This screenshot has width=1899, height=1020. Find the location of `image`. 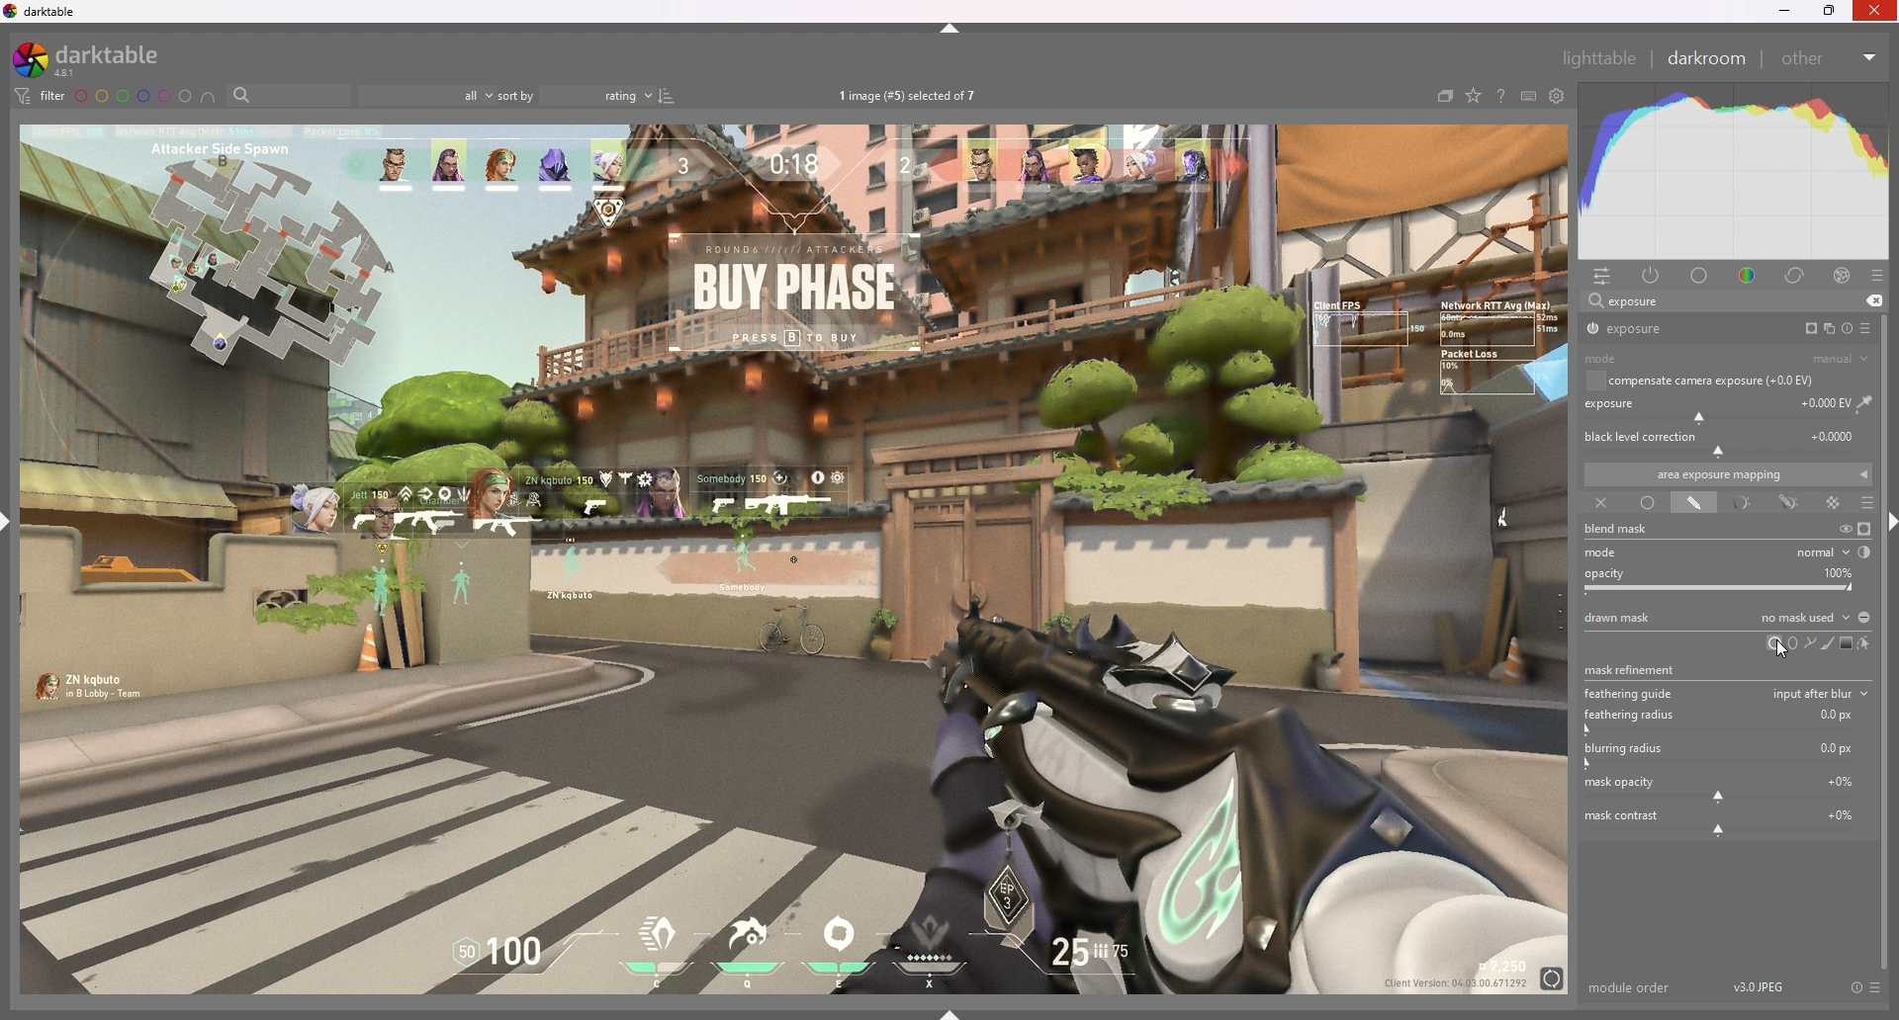

image is located at coordinates (796, 558).